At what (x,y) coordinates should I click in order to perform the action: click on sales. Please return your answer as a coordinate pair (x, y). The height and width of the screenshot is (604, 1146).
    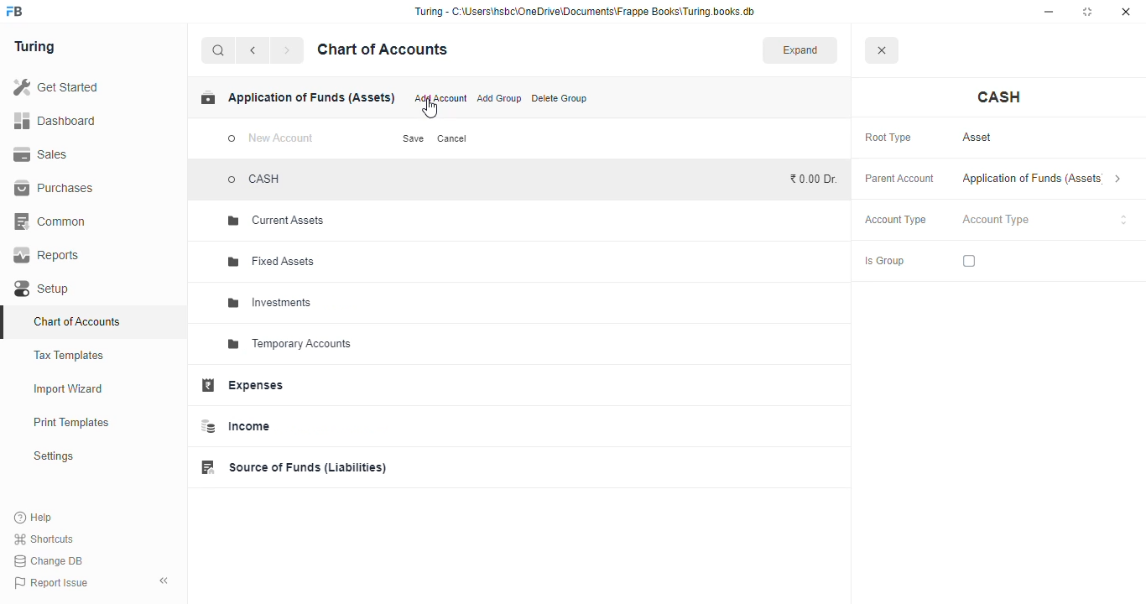
    Looking at the image, I should click on (41, 154).